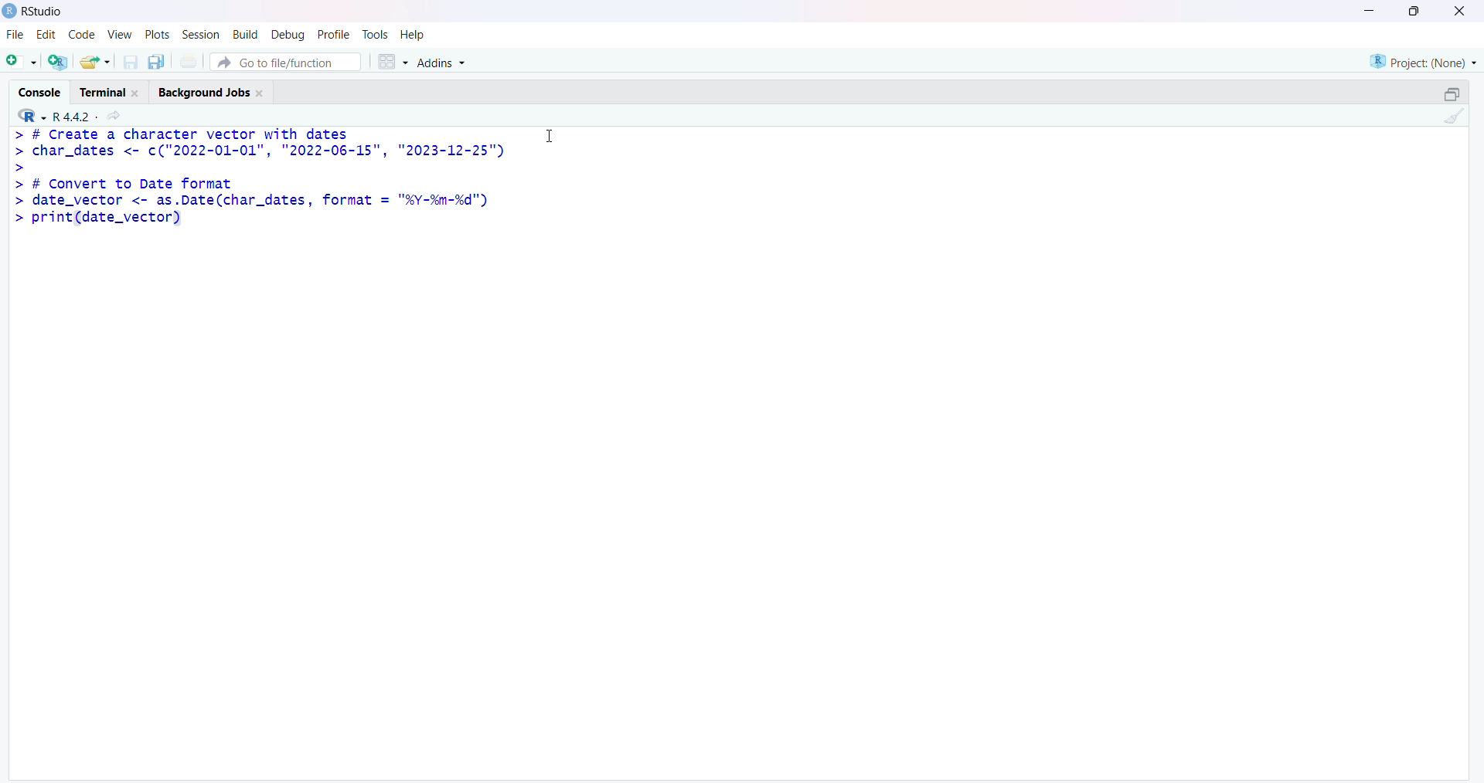 This screenshot has height=783, width=1484. Describe the element at coordinates (161, 60) in the screenshot. I see `Save all open documents (Ctrl + Alt + S)` at that location.